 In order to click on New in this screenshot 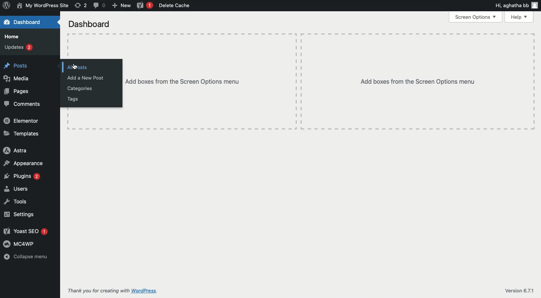, I will do `click(121, 6)`.